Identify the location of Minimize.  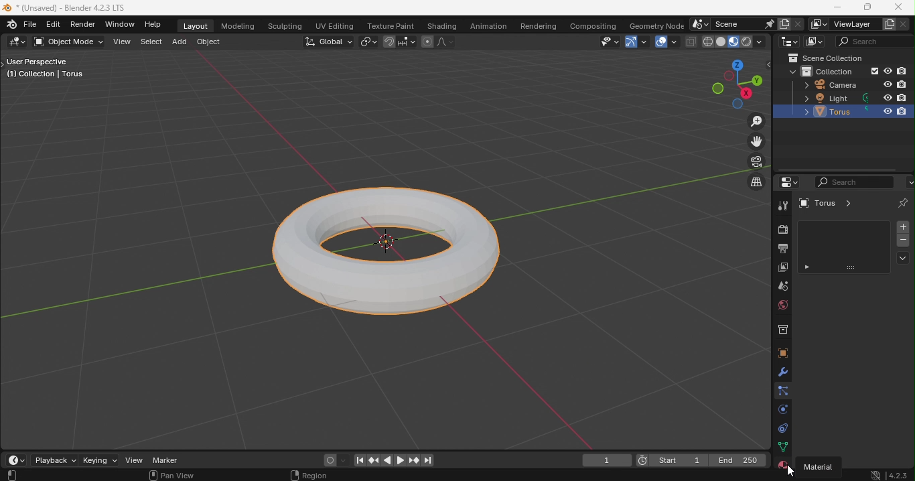
(836, 8).